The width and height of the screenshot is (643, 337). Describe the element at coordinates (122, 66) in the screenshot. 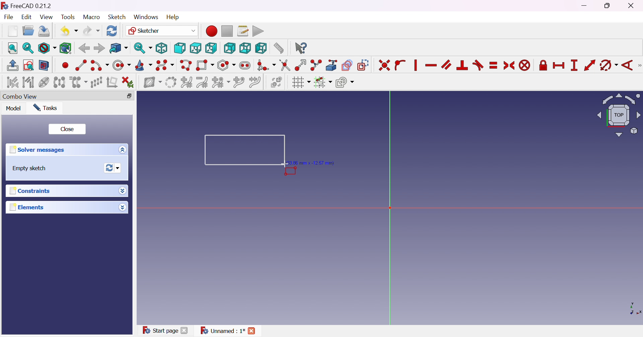

I see `Create circle` at that location.